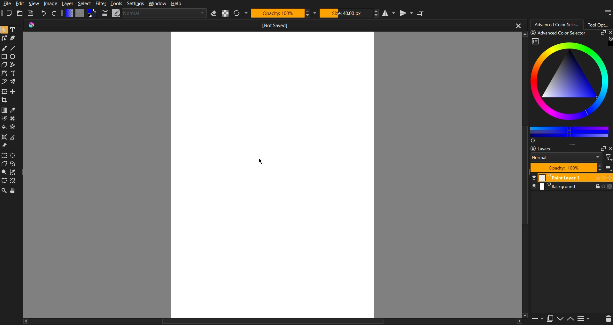 The image size is (613, 325). Describe the element at coordinates (10, 13) in the screenshot. I see `New` at that location.